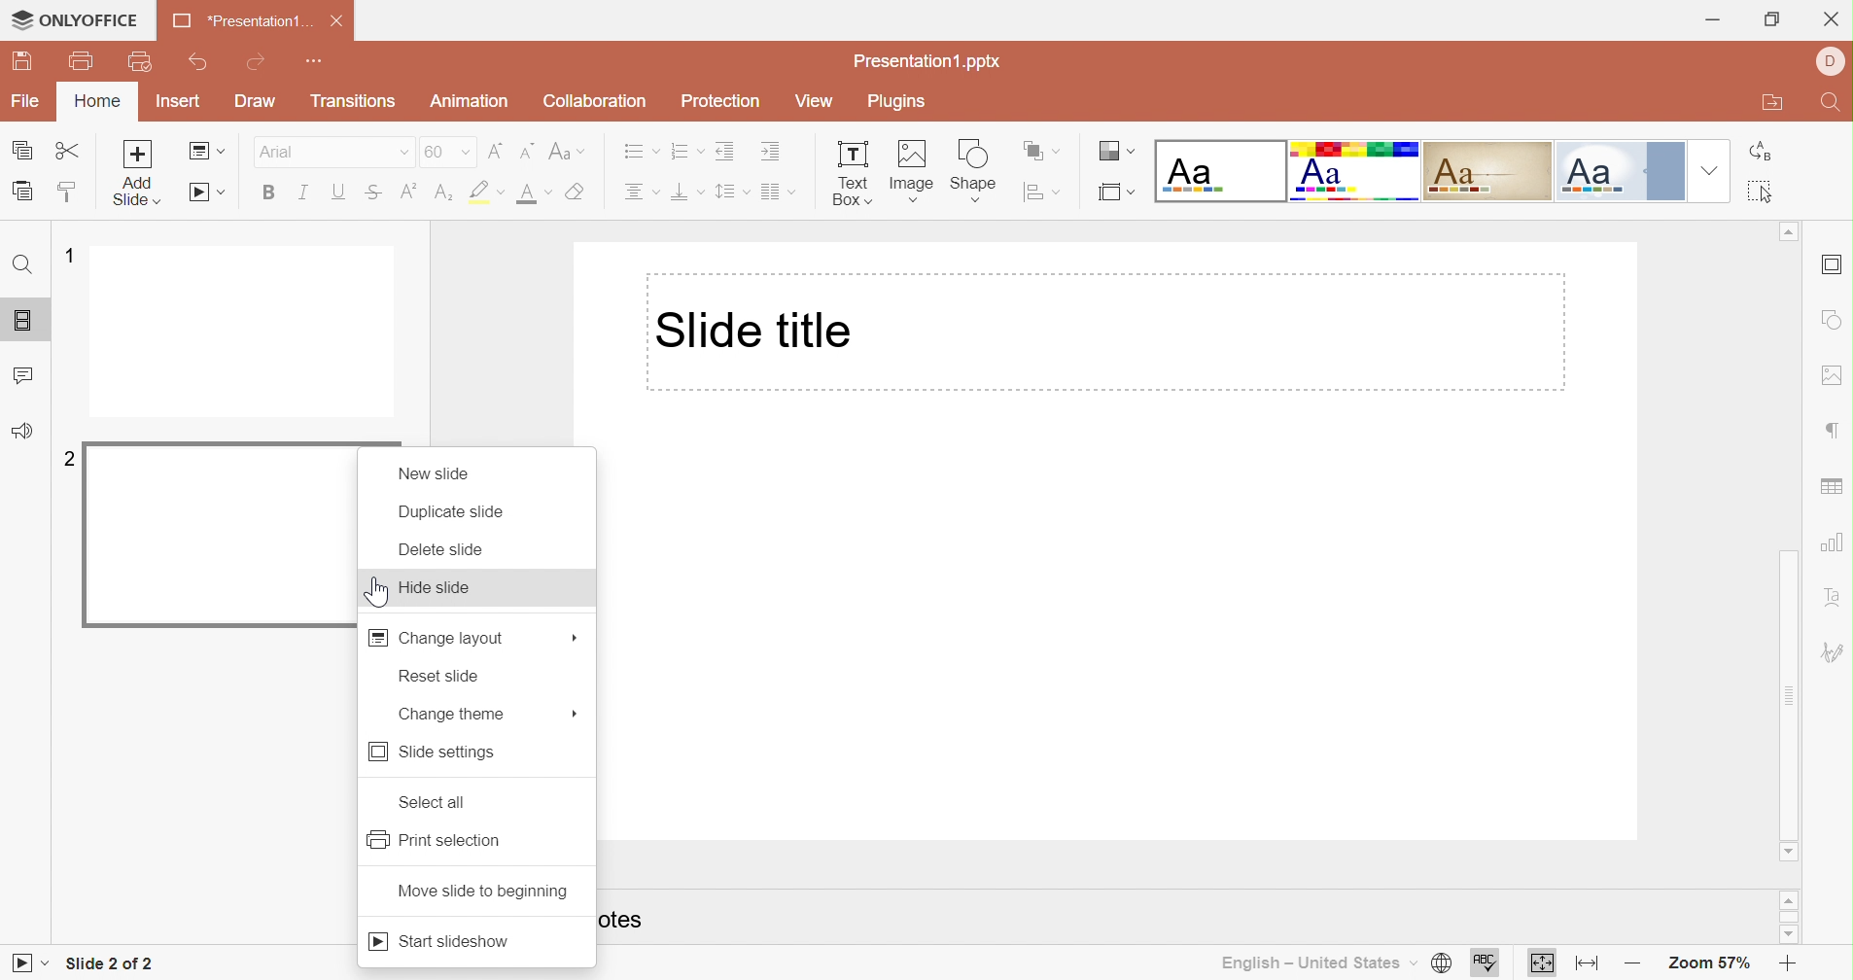  What do you see at coordinates (243, 21) in the screenshot?
I see `*Presentation1...` at bounding box center [243, 21].